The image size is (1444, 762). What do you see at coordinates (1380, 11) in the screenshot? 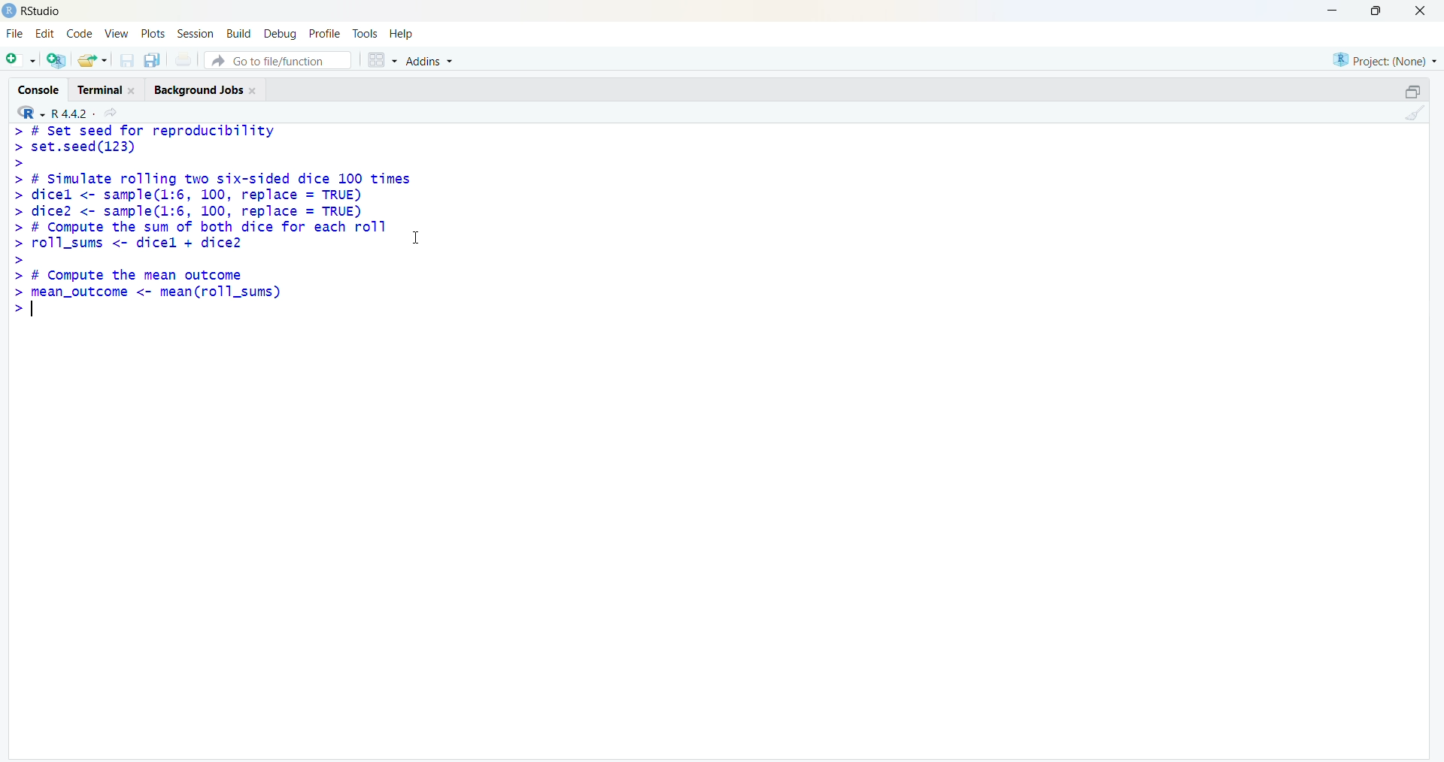
I see `maximise` at bounding box center [1380, 11].